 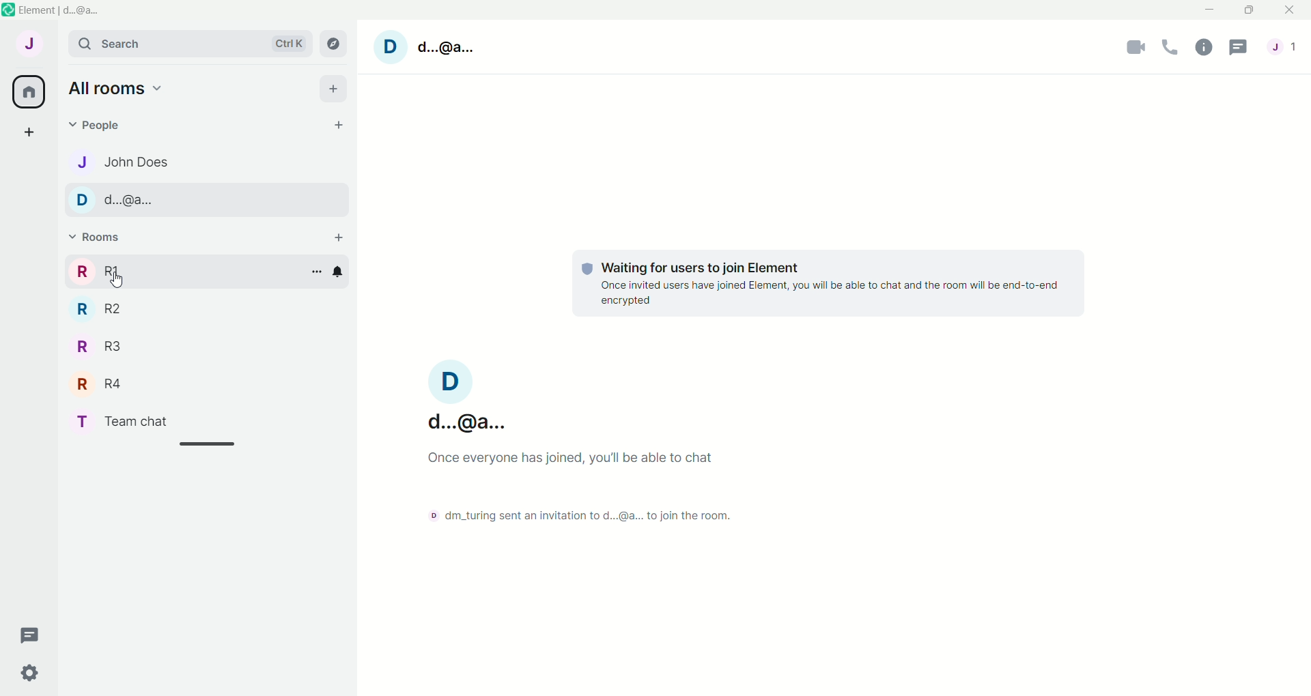 What do you see at coordinates (581, 461) in the screenshot?
I see `Once everyone has joined, you'll be able to chat` at bounding box center [581, 461].